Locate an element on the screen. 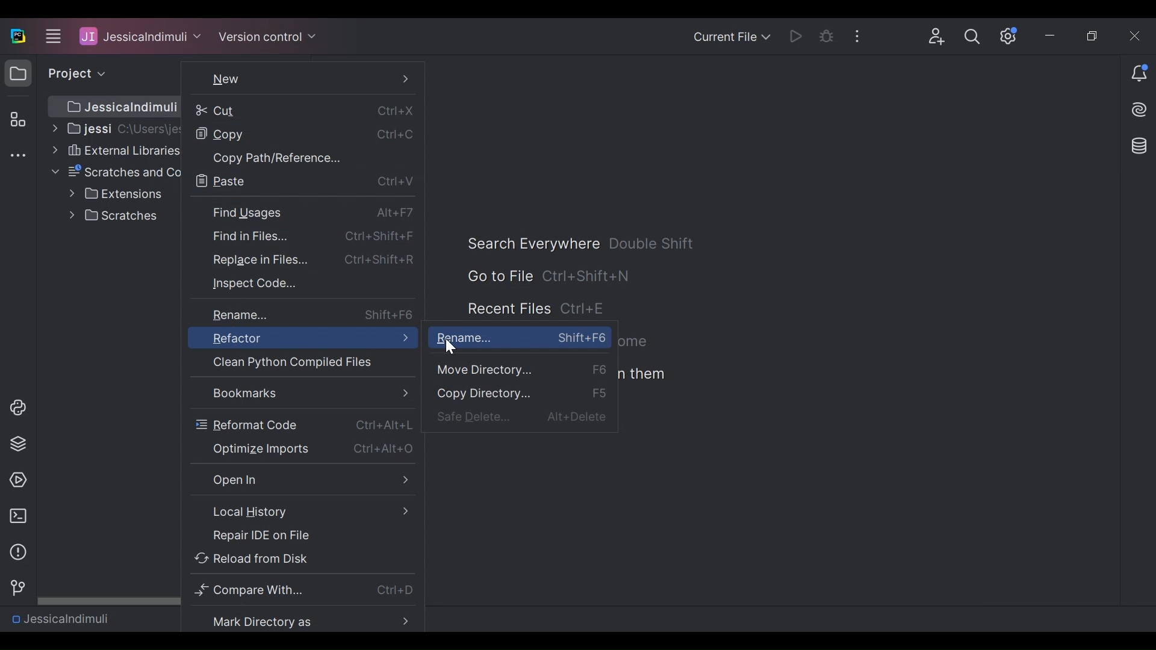  Cut is located at coordinates (300, 109).